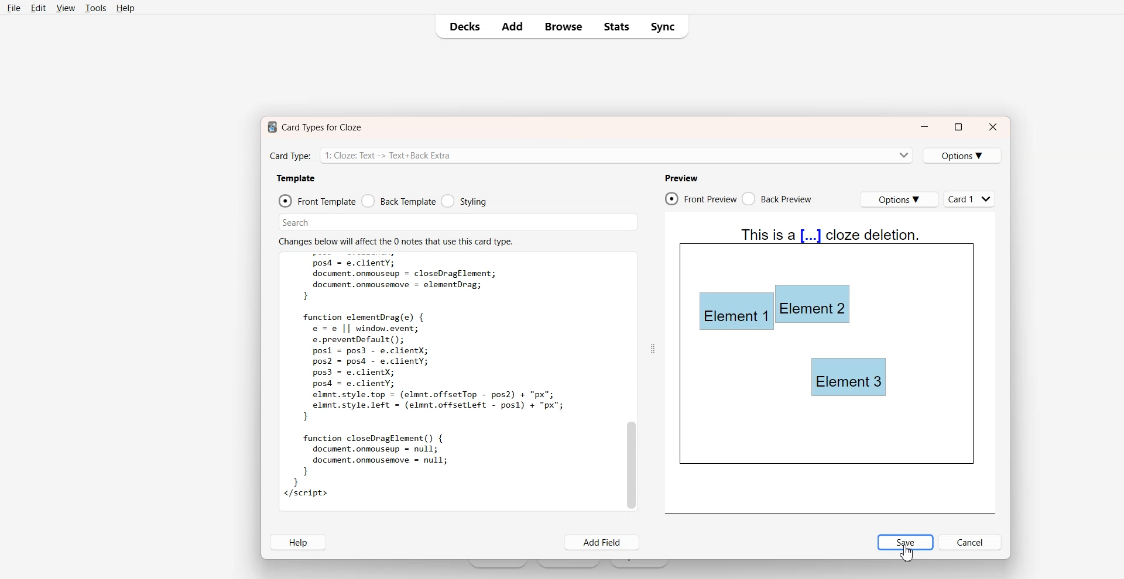 The height and width of the screenshot is (579, 1124). Describe the element at coordinates (963, 156) in the screenshot. I see `Options` at that location.